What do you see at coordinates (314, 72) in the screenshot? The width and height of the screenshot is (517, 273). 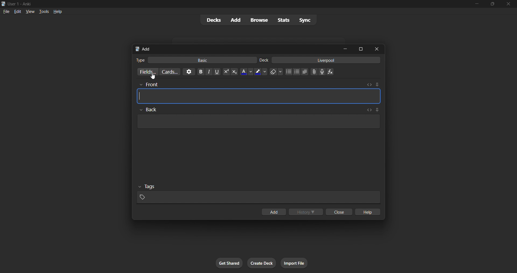 I see `Upload file` at bounding box center [314, 72].